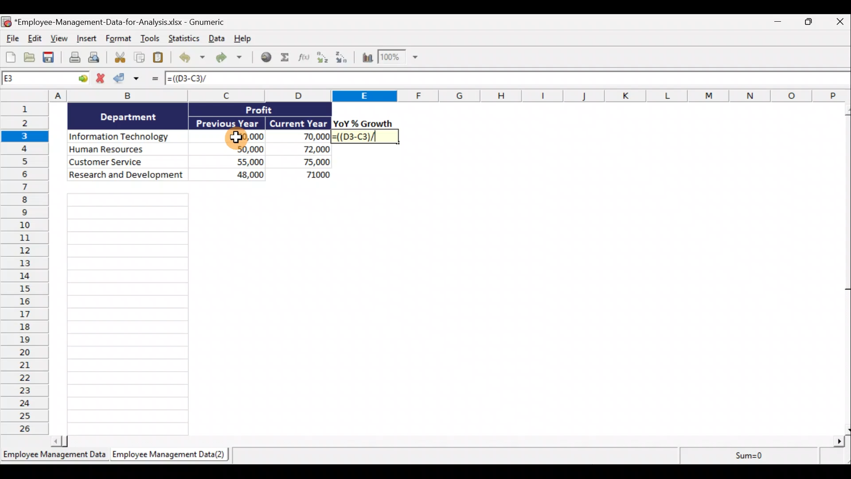 The height and width of the screenshot is (479, 851). Describe the element at coordinates (367, 138) in the screenshot. I see `=((D3-C3)/` at that location.